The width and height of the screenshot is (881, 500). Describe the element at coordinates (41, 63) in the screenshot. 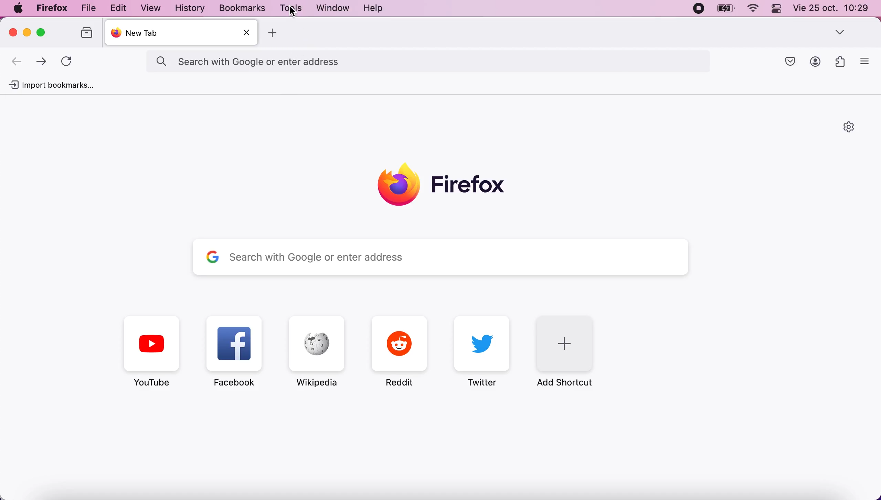

I see `Move forward` at that location.